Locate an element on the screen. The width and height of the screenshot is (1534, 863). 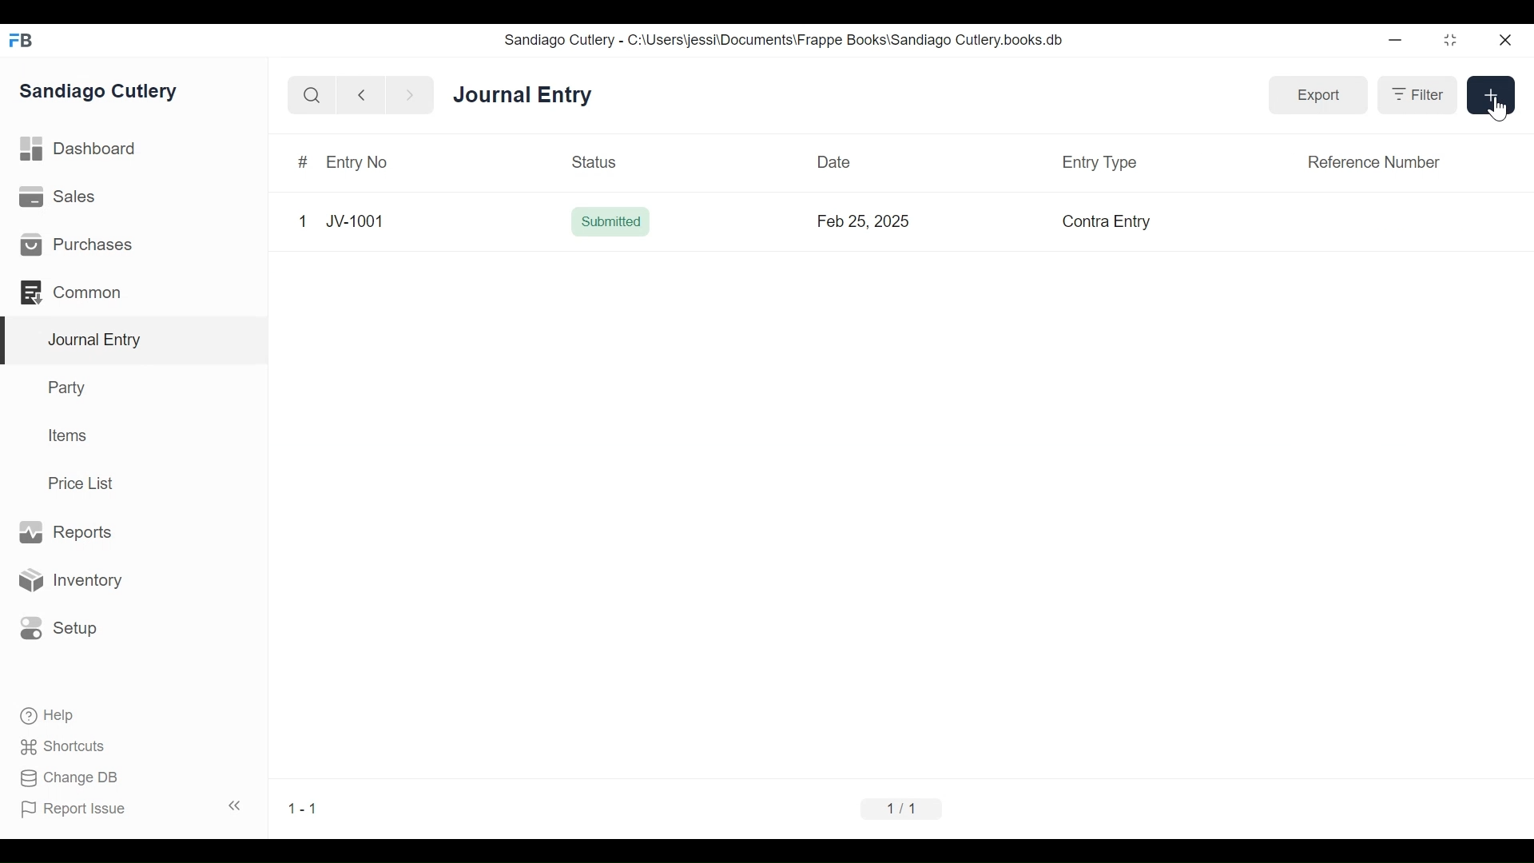
Entry No is located at coordinates (355, 163).